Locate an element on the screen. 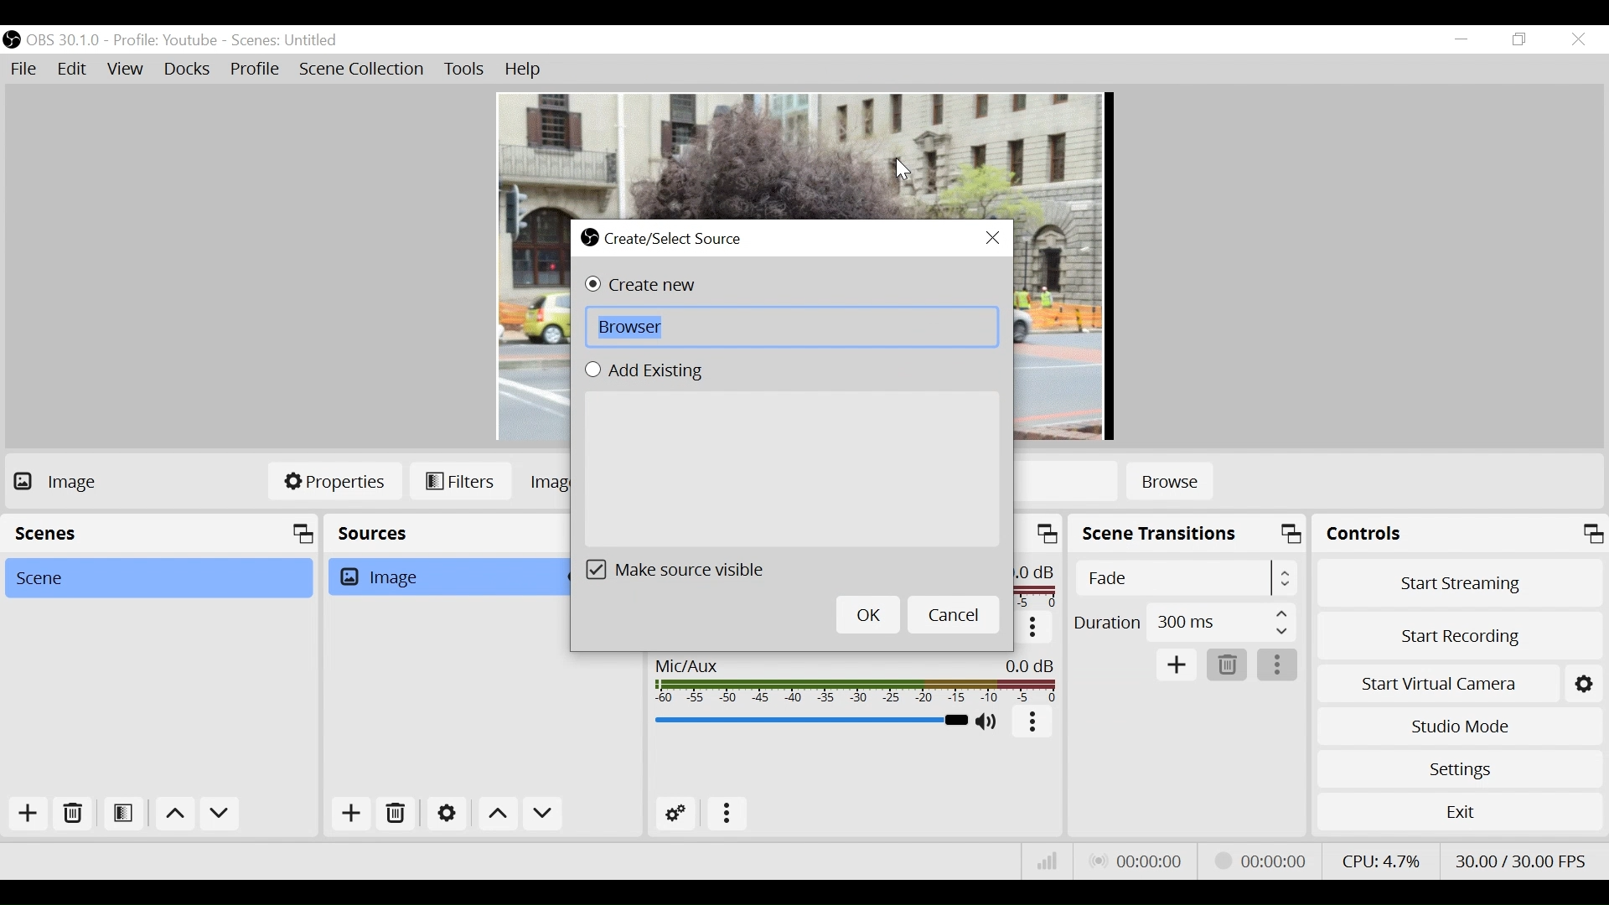  Move down is located at coordinates (542, 814).